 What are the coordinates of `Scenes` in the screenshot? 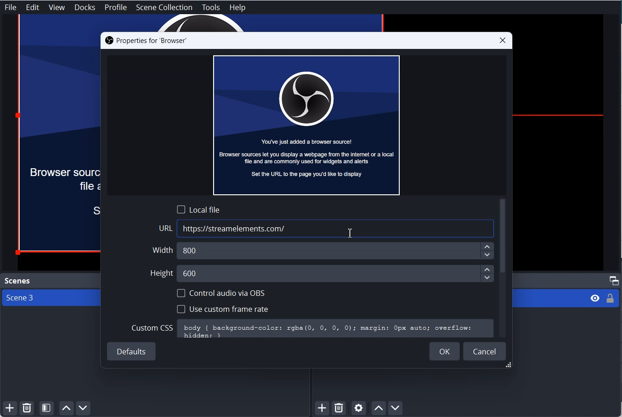 It's located at (16, 281).